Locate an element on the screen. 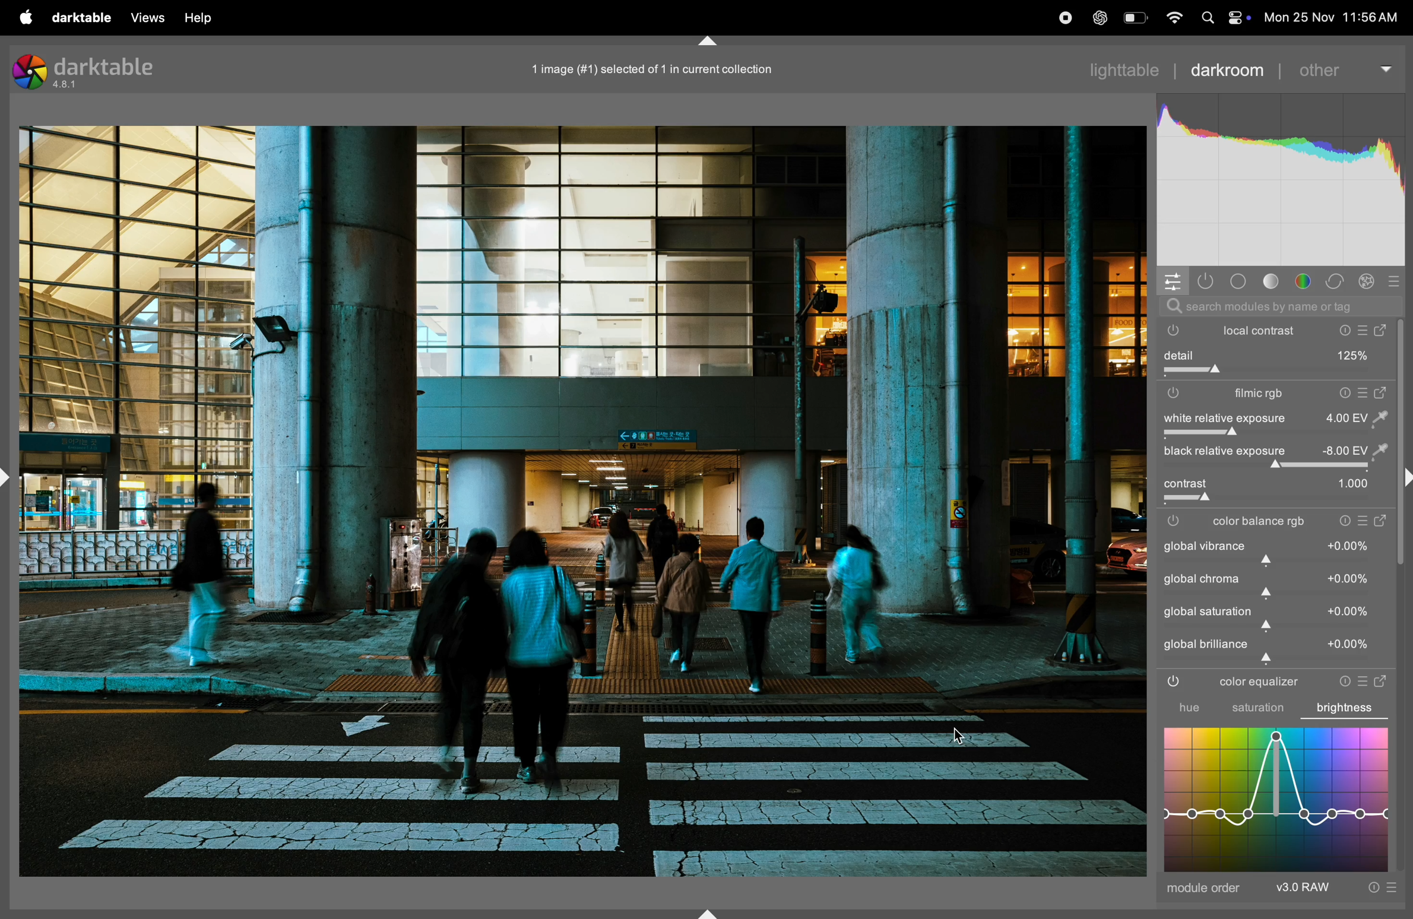  other is located at coordinates (1345, 68).